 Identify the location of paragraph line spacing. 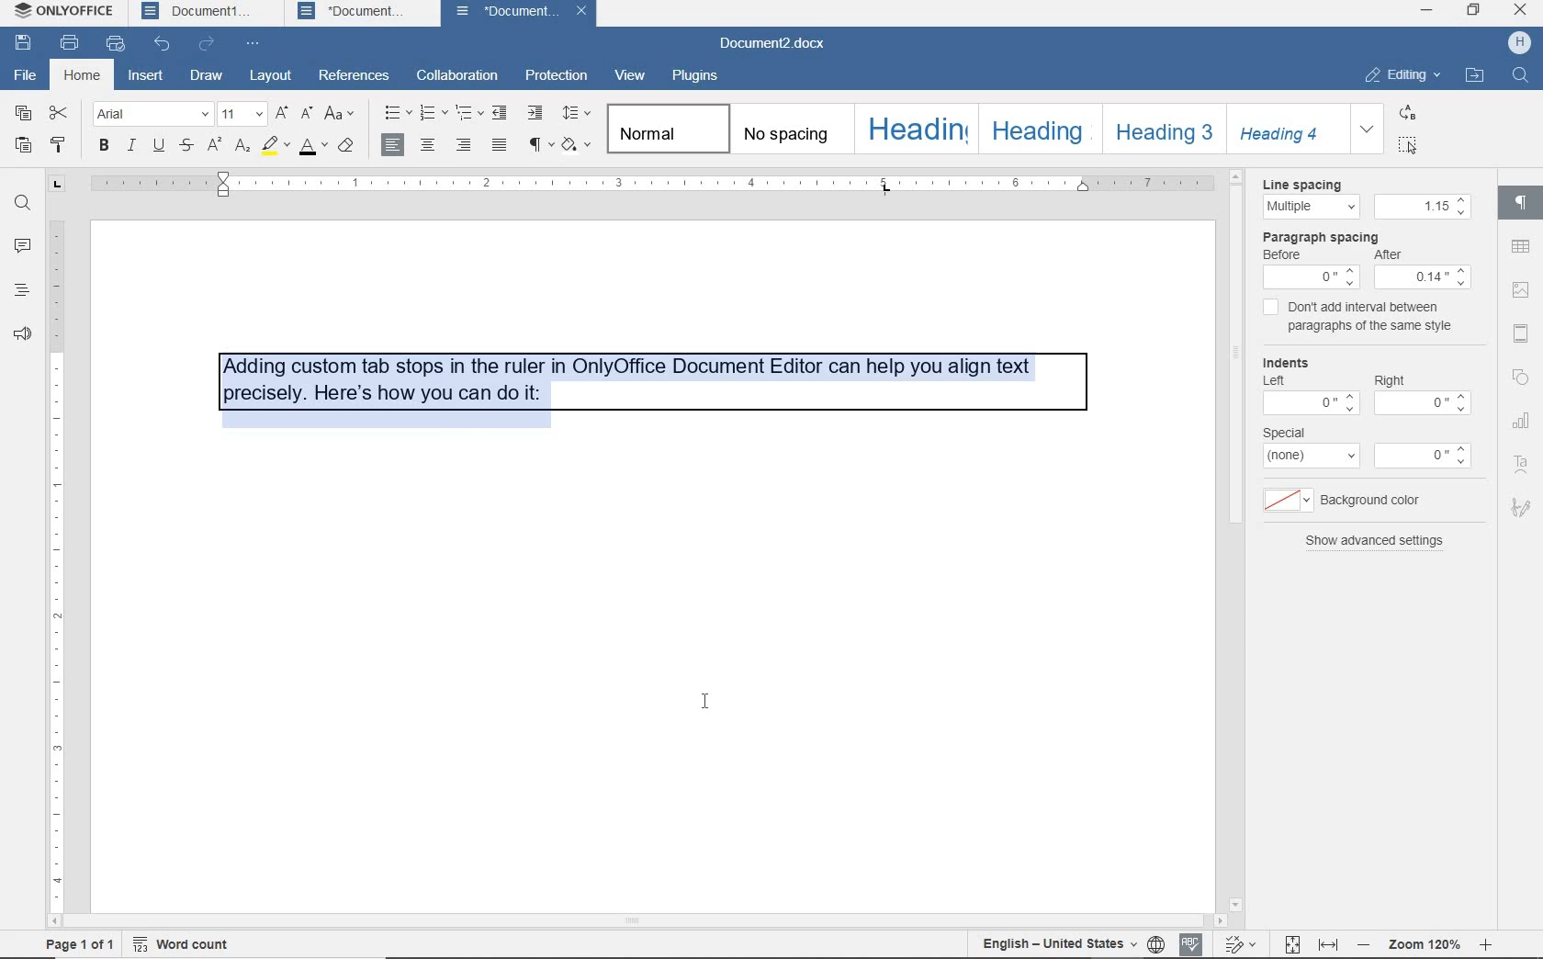
(577, 112).